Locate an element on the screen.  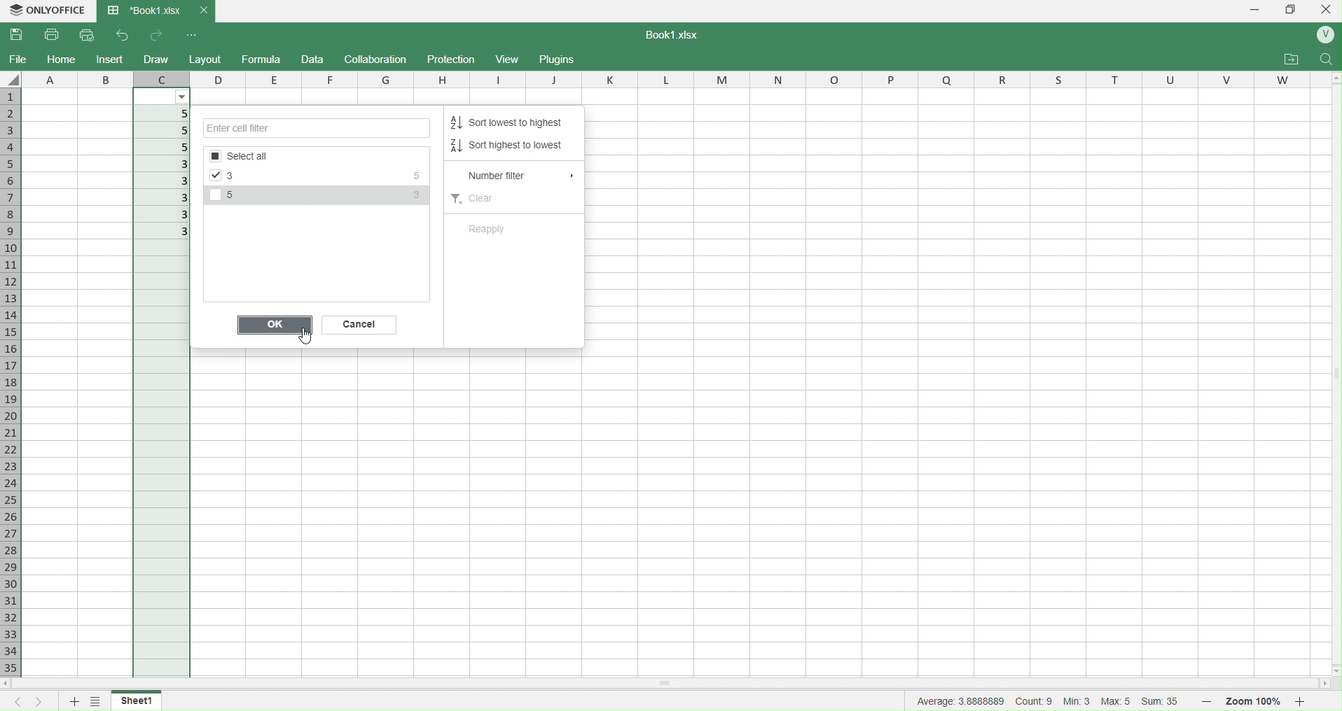
zoom in is located at coordinates (1300, 701).